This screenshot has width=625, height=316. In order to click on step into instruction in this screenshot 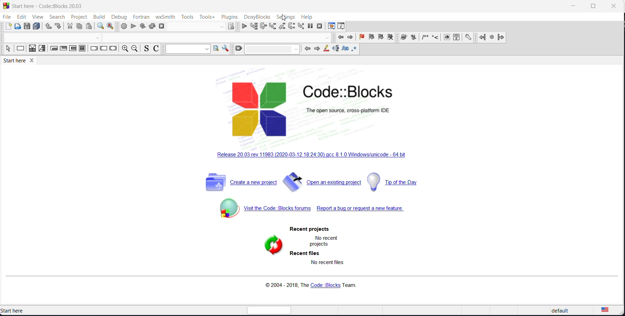, I will do `click(301, 26)`.